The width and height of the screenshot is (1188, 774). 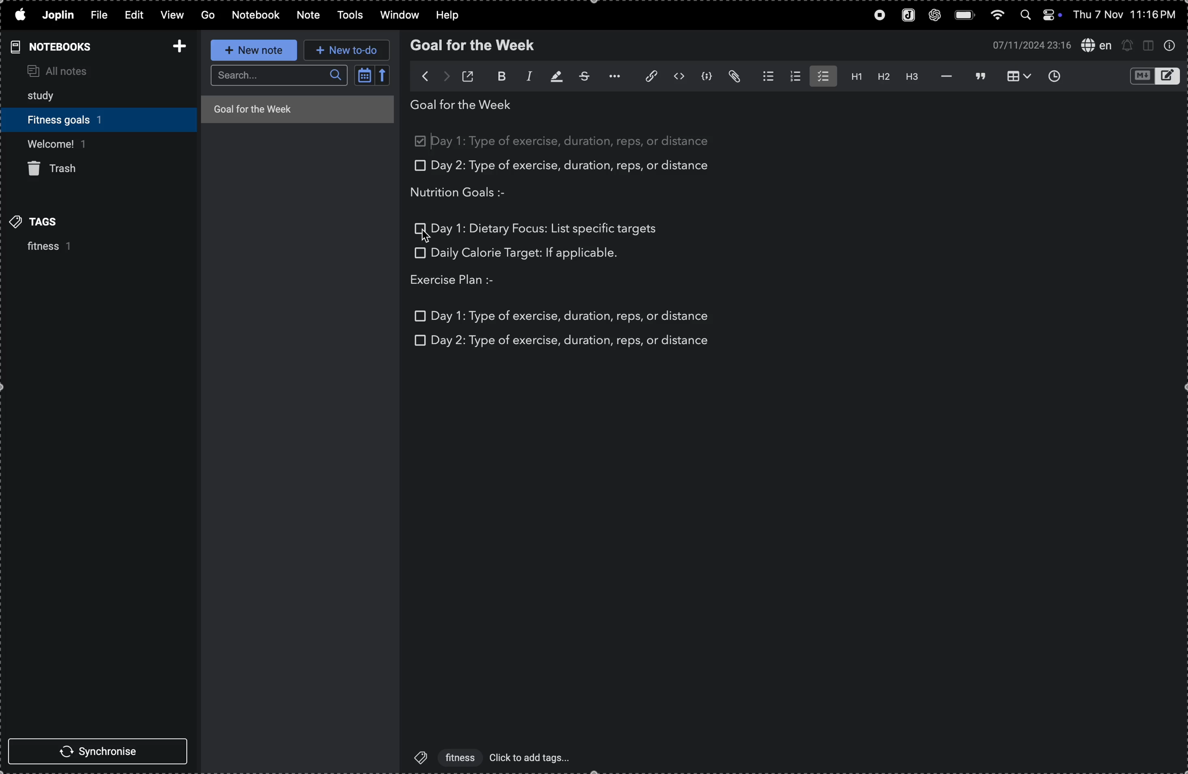 I want to click on daily calorie target: if applicable., so click(x=525, y=255).